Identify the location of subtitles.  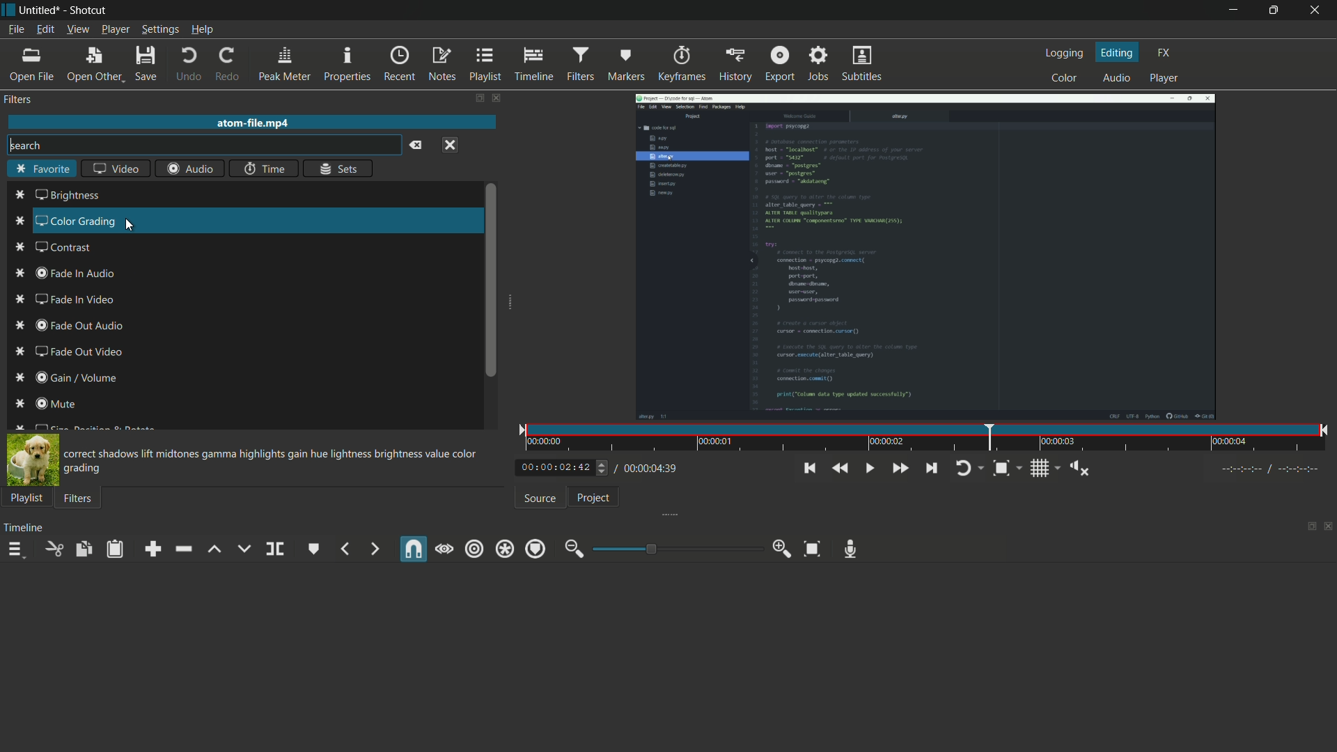
(861, 63).